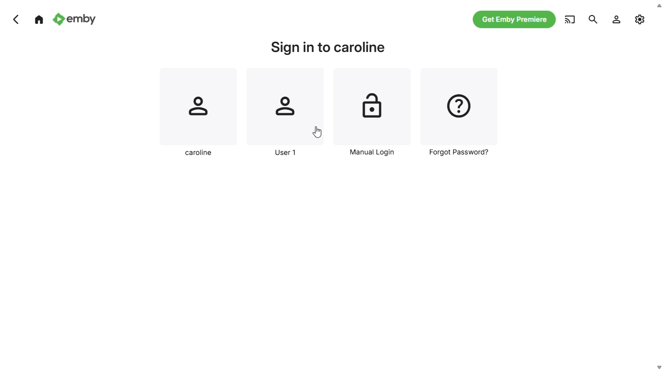 This screenshot has width=663, height=373. What do you see at coordinates (39, 19) in the screenshot?
I see `home` at bounding box center [39, 19].